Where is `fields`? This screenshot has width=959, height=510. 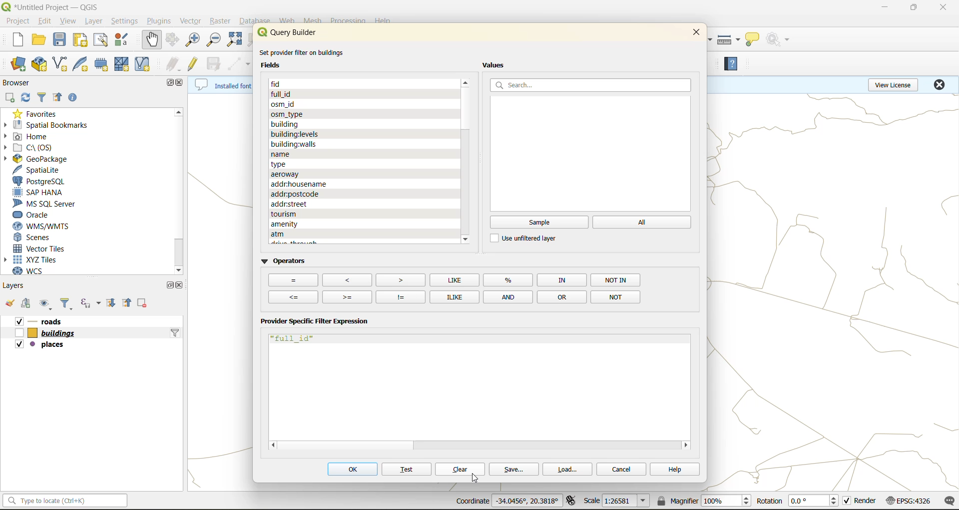
fields is located at coordinates (312, 215).